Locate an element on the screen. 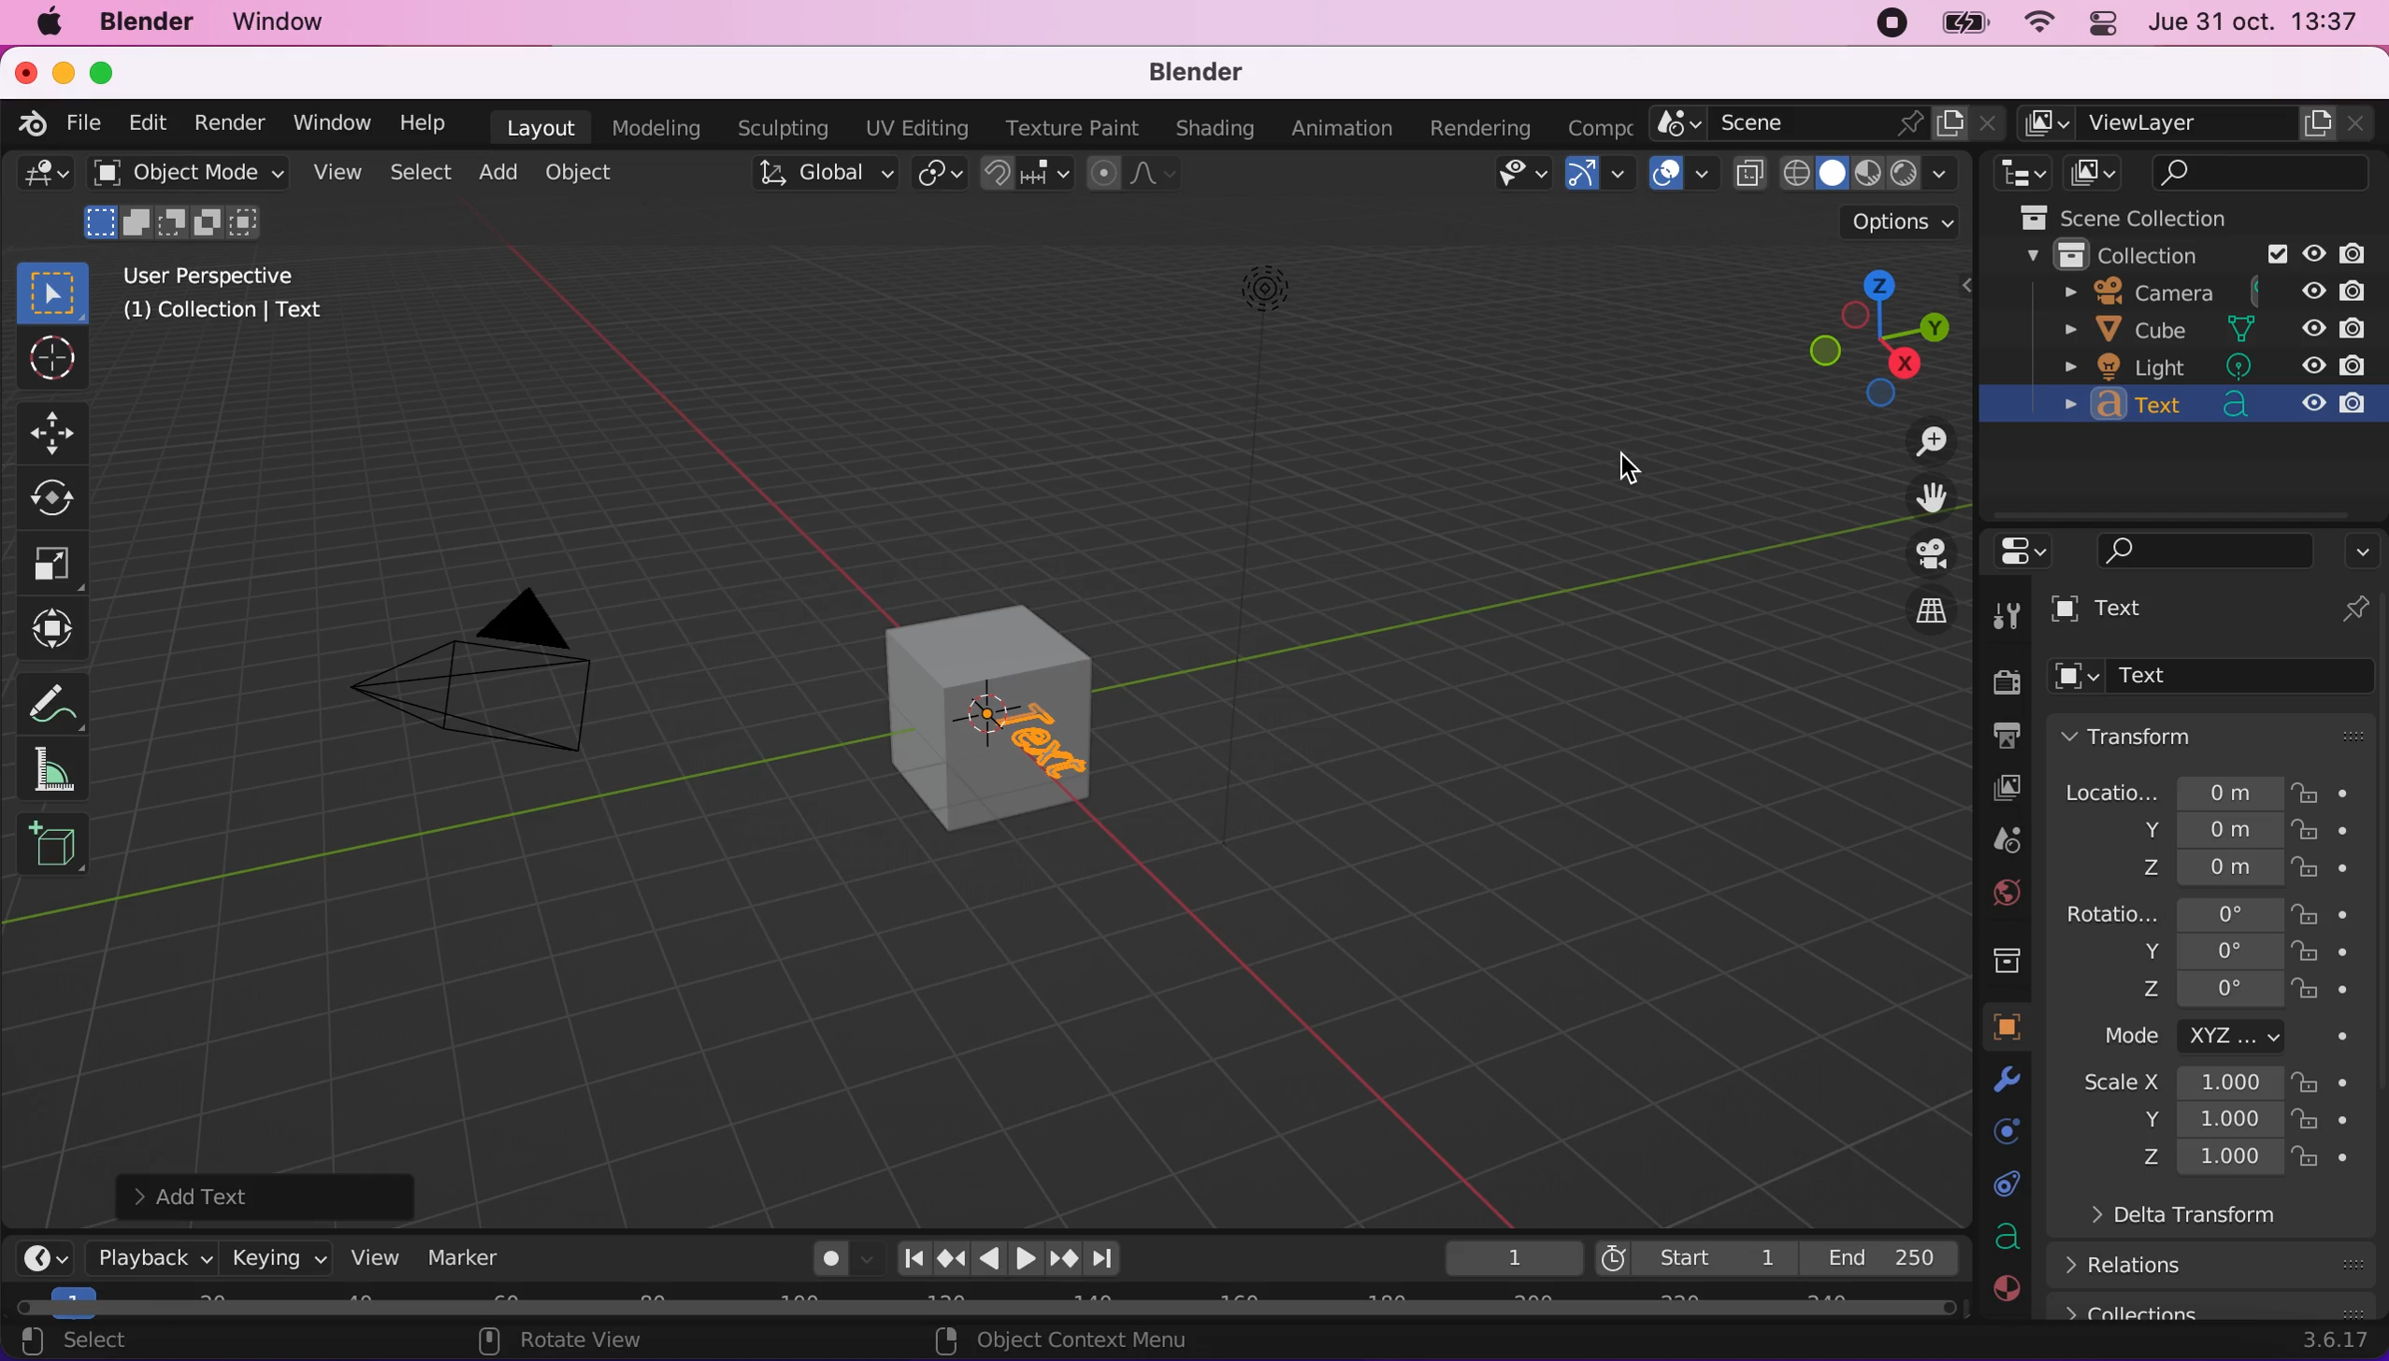 Image resolution: width=2389 pixels, height=1361 pixels. text is located at coordinates (2121, 605).